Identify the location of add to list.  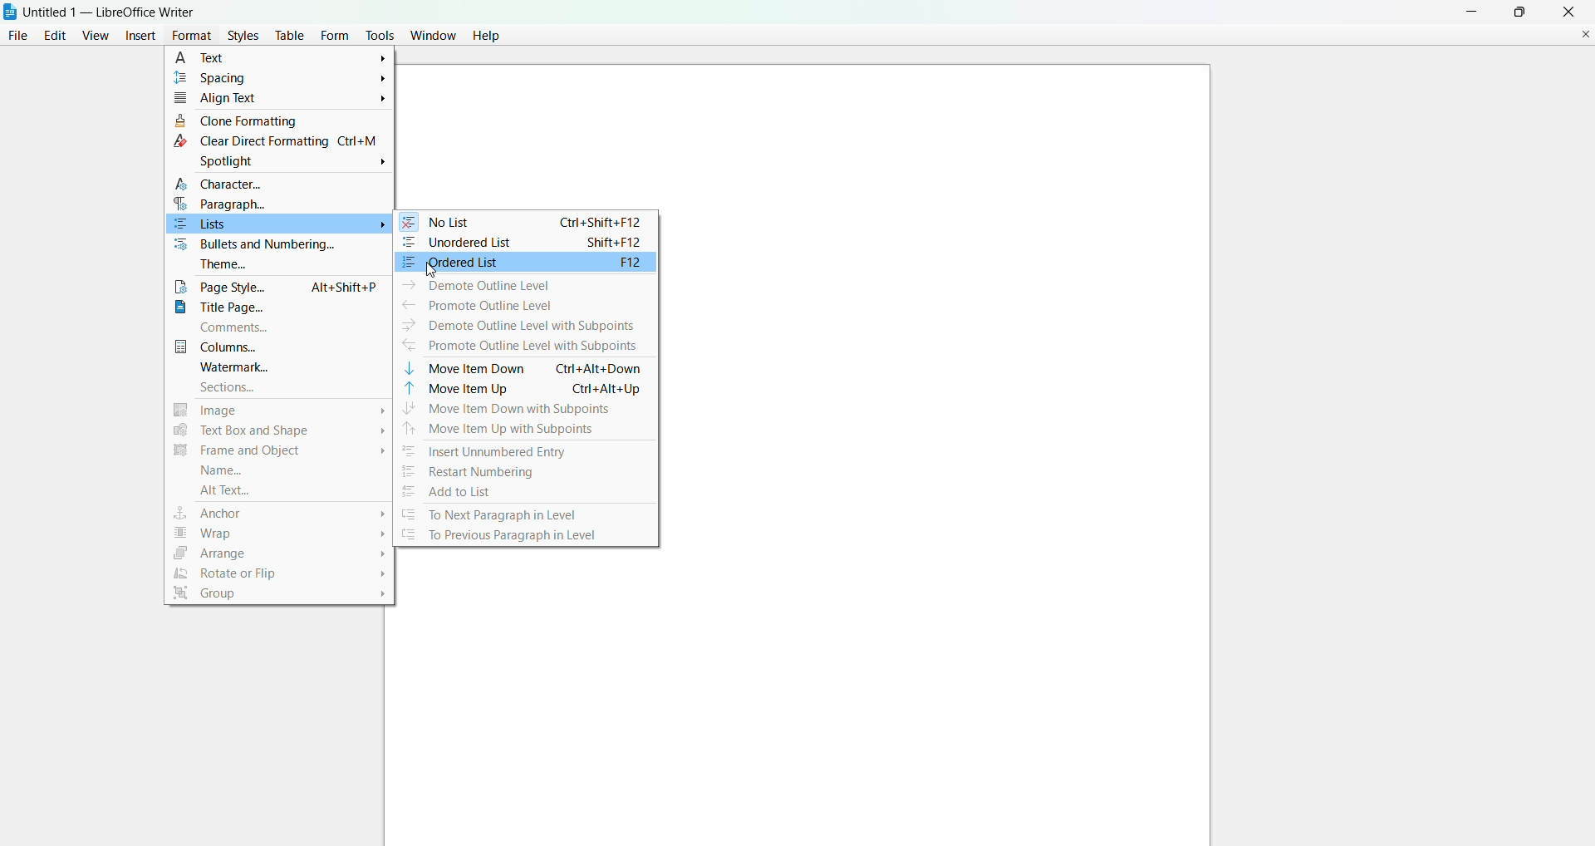
(450, 491).